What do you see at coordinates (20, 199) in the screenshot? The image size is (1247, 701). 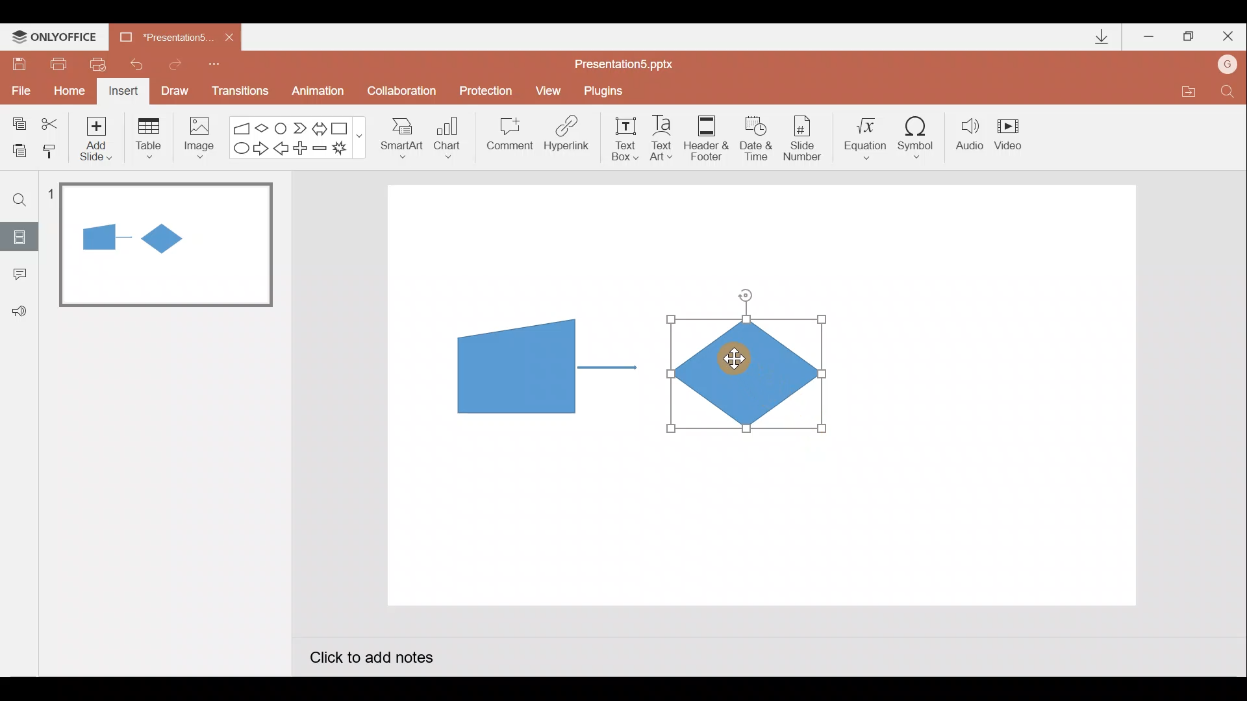 I see `Find` at bounding box center [20, 199].